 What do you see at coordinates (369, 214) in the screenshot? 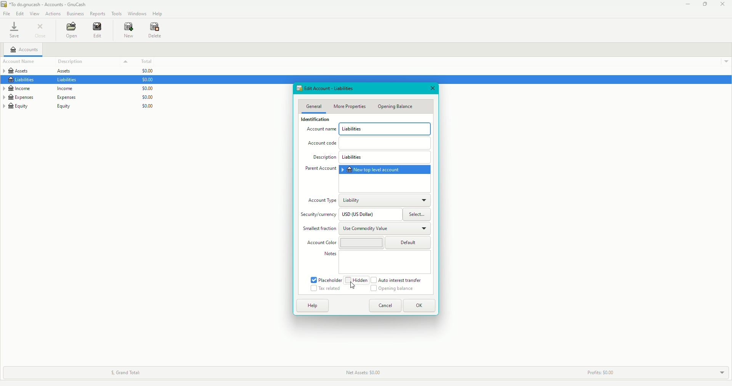
I see `USD` at bounding box center [369, 214].